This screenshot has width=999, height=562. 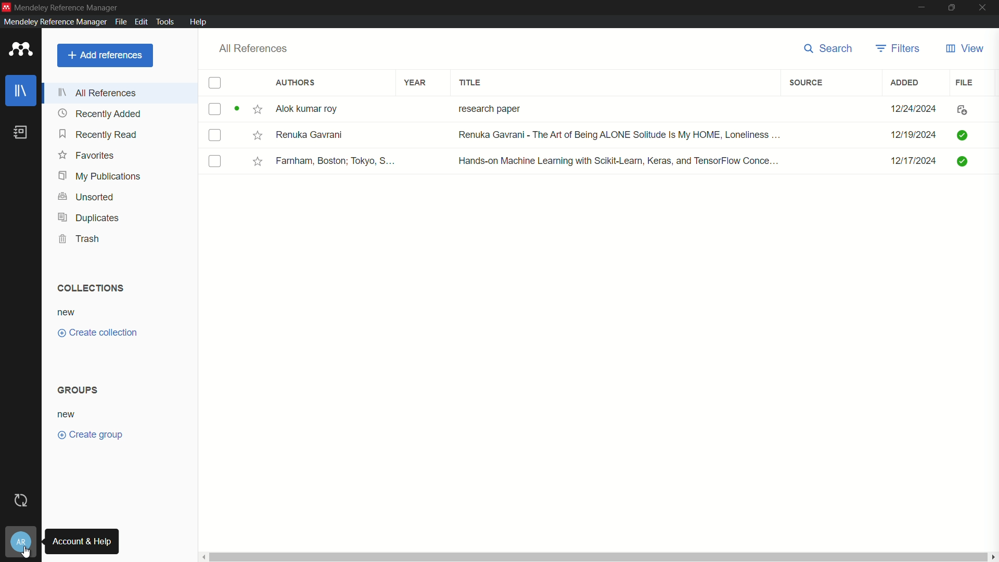 I want to click on mendeley reference manager, so click(x=54, y=21).